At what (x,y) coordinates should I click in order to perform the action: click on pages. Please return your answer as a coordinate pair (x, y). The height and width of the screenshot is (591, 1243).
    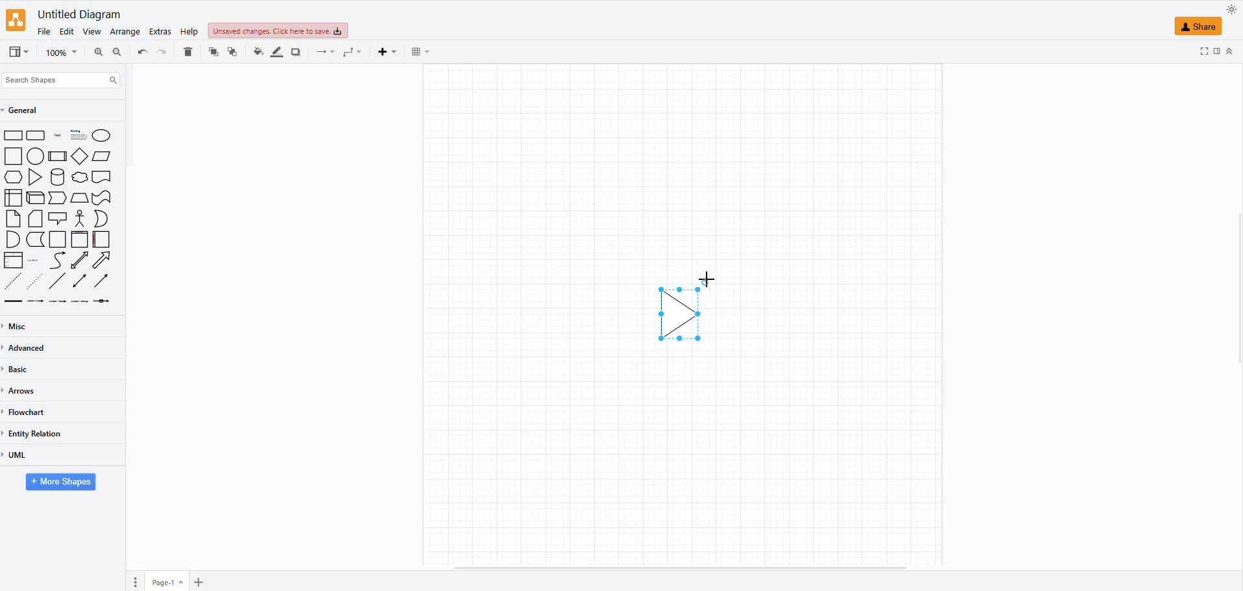
    Looking at the image, I should click on (134, 583).